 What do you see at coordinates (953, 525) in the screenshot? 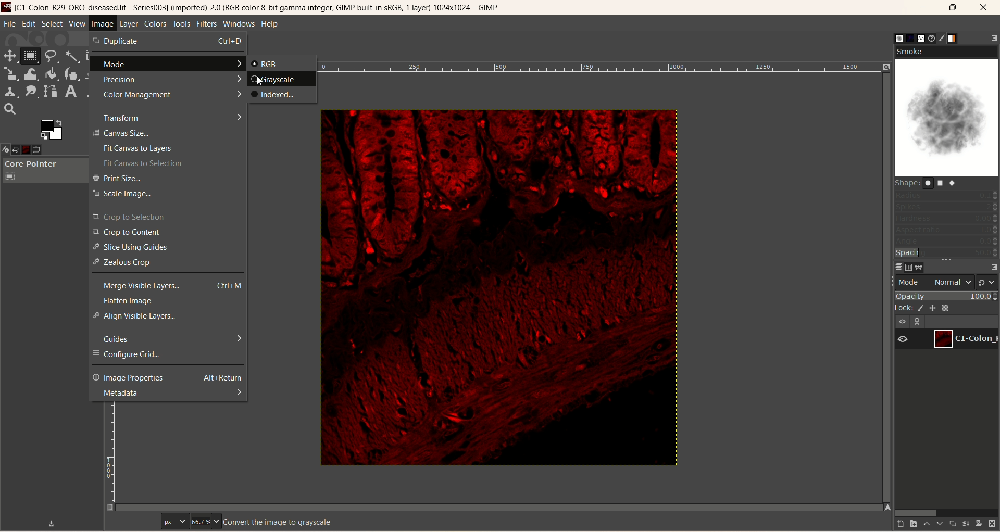
I see `duplicate layer` at bounding box center [953, 525].